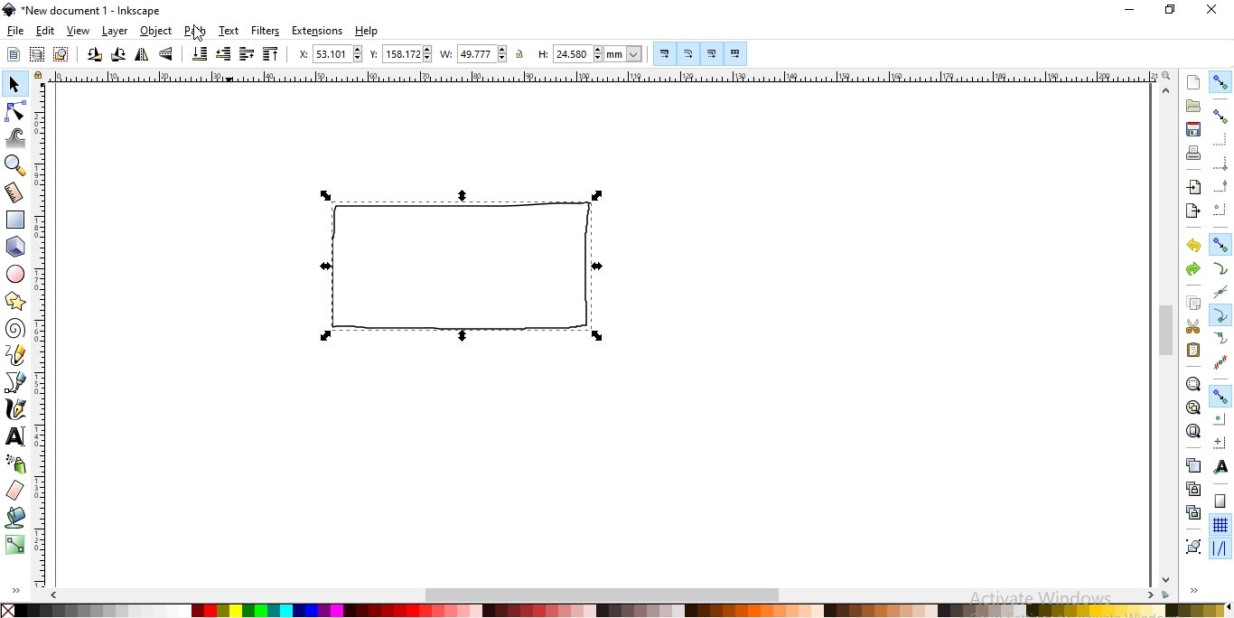  Describe the element at coordinates (1192, 130) in the screenshot. I see `save document` at that location.